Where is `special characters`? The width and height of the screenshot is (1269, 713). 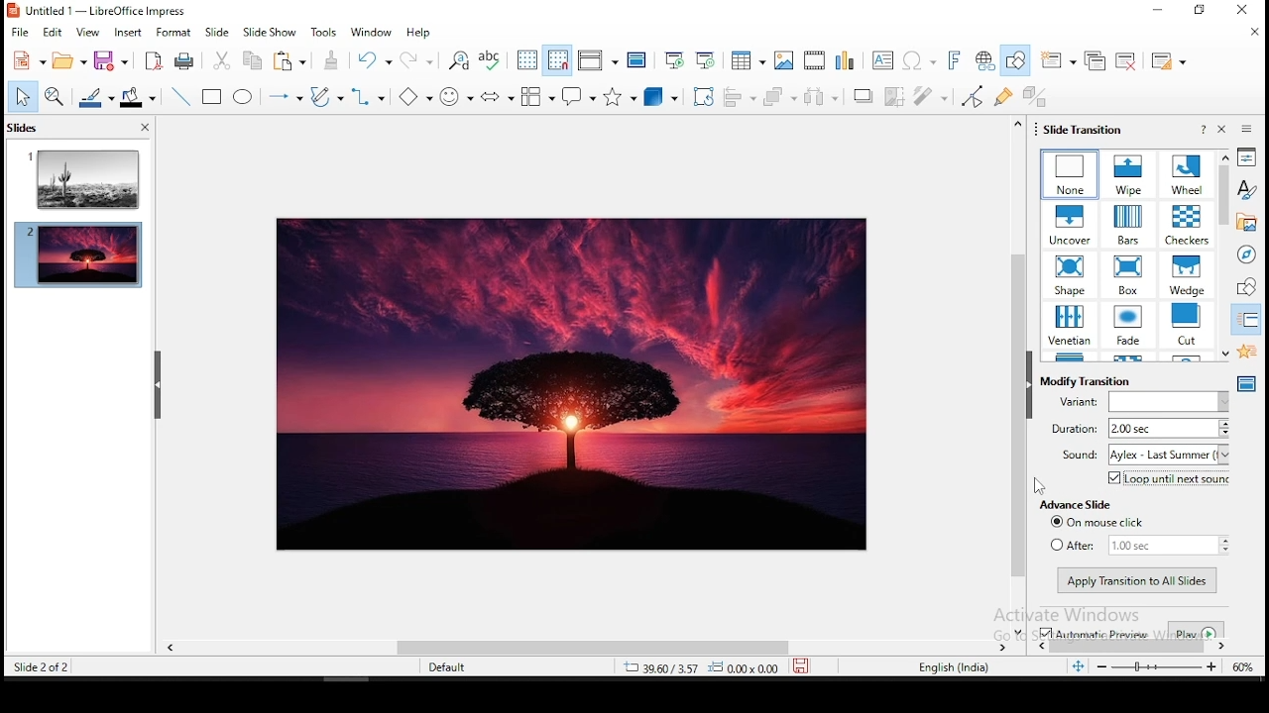 special characters is located at coordinates (918, 61).